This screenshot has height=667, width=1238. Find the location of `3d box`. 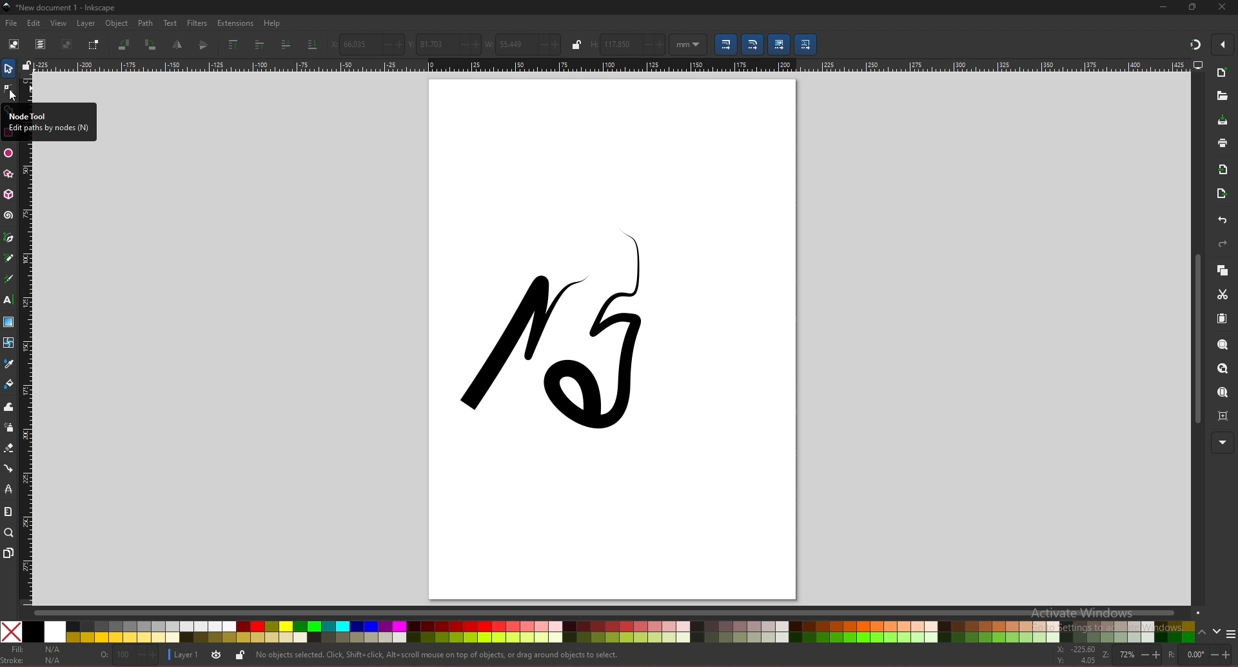

3d box is located at coordinates (9, 195).